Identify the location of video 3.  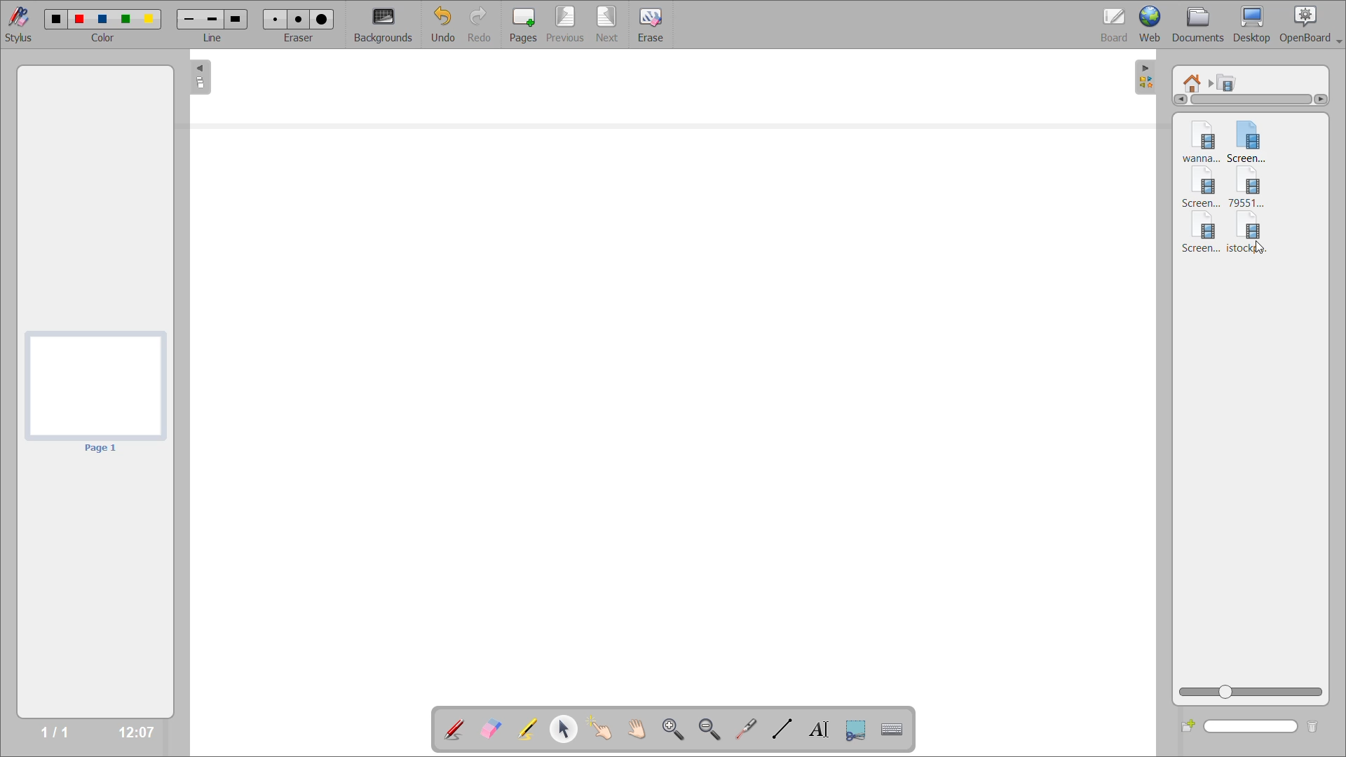
(1203, 189).